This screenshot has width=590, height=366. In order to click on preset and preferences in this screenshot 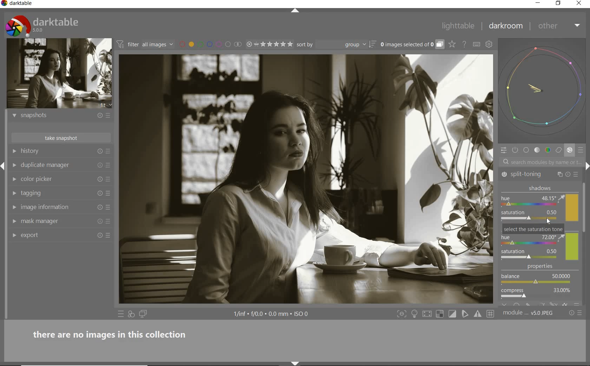, I will do `click(109, 222)`.